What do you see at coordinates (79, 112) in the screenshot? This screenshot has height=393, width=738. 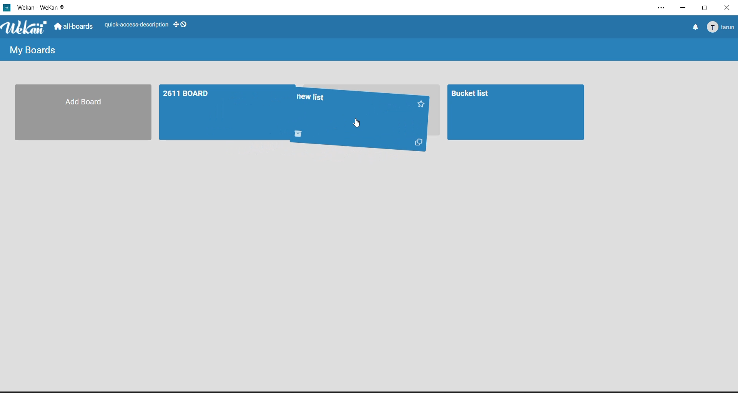 I see `Add Board` at bounding box center [79, 112].